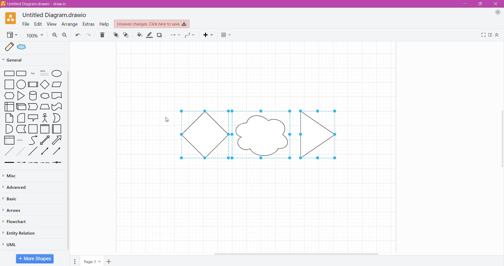 The image size is (504, 266). I want to click on UML, so click(12, 244).